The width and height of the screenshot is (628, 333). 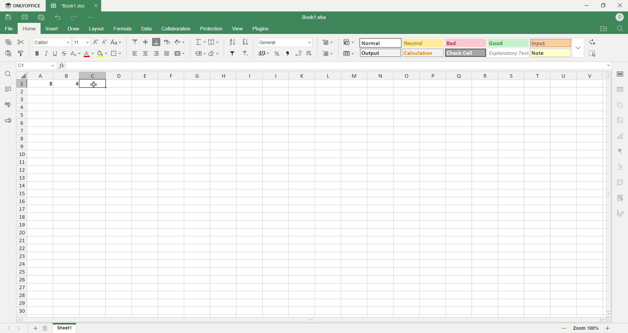 What do you see at coordinates (52, 42) in the screenshot?
I see `font name` at bounding box center [52, 42].